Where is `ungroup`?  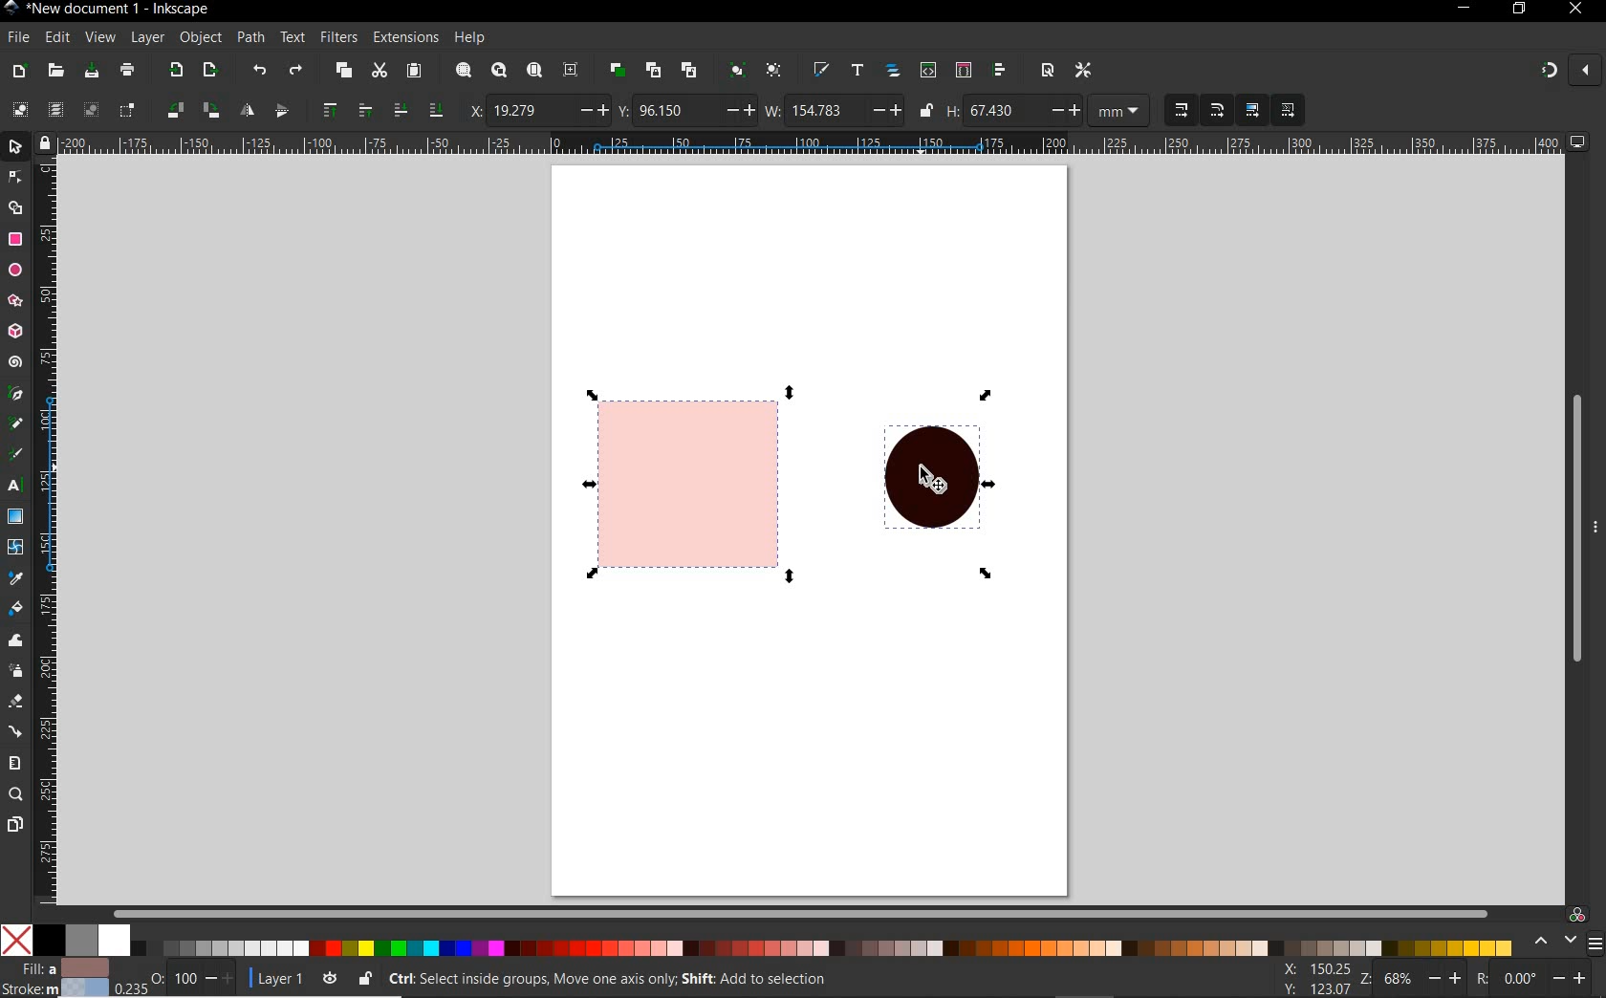 ungroup is located at coordinates (774, 70).